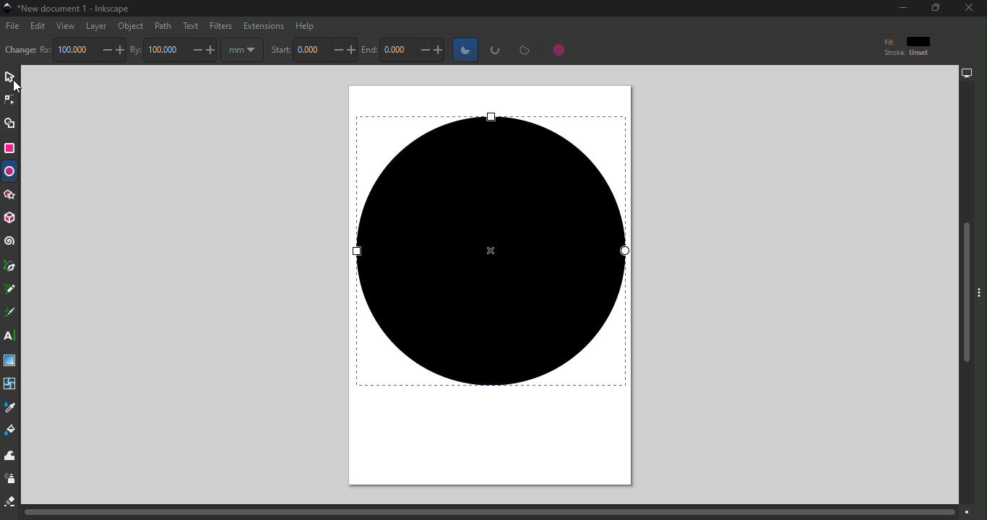 Image resolution: width=987 pixels, height=520 pixels. What do you see at coordinates (11, 430) in the screenshot?
I see `Paint bucket` at bounding box center [11, 430].